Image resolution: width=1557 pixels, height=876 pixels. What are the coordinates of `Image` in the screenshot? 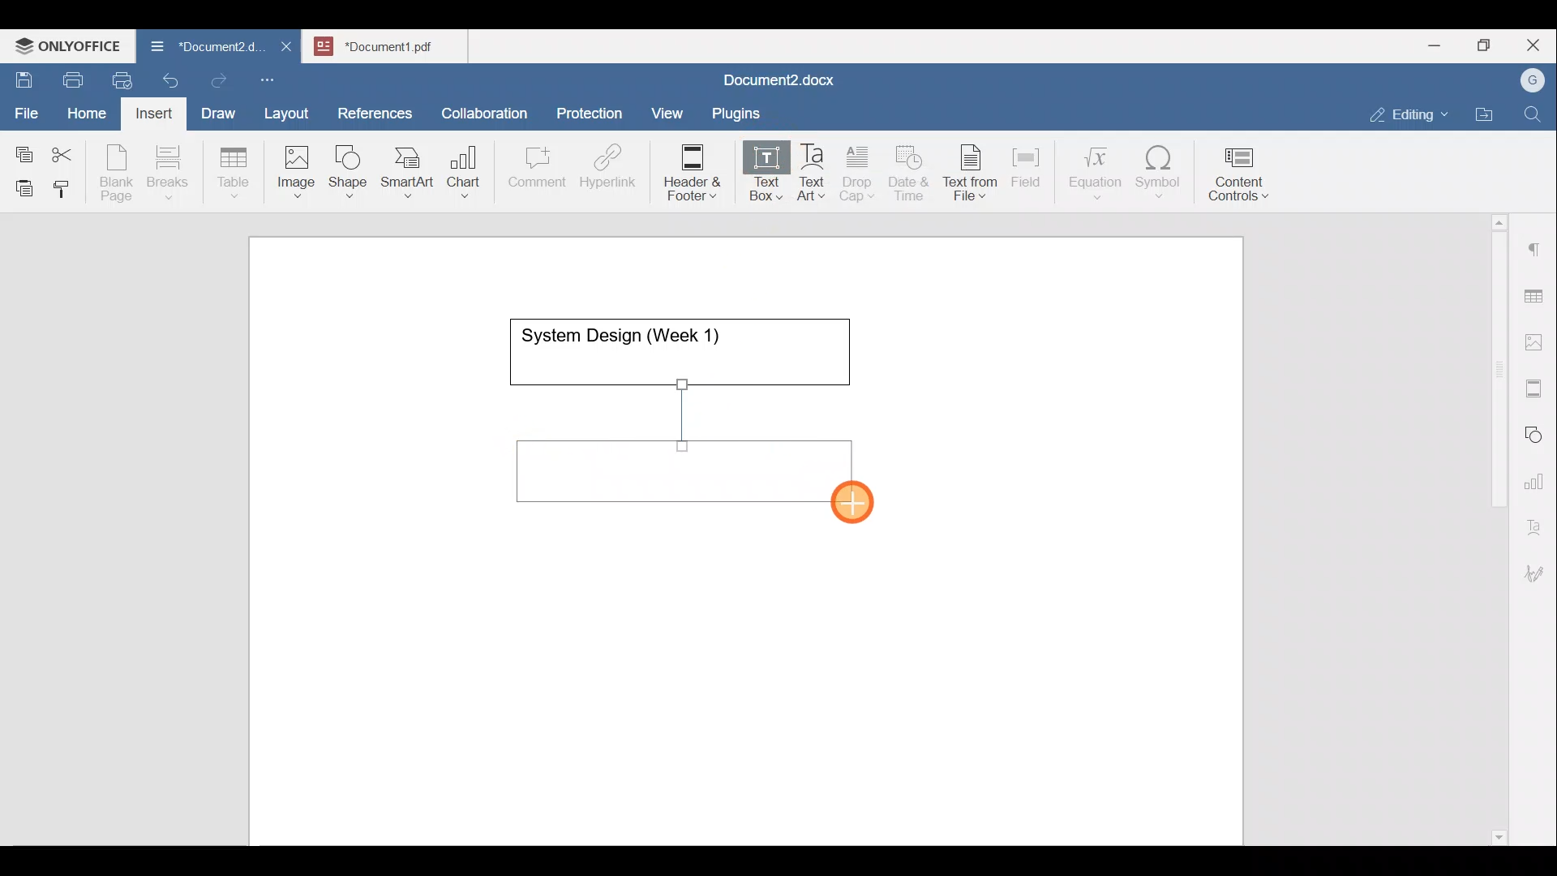 It's located at (301, 166).